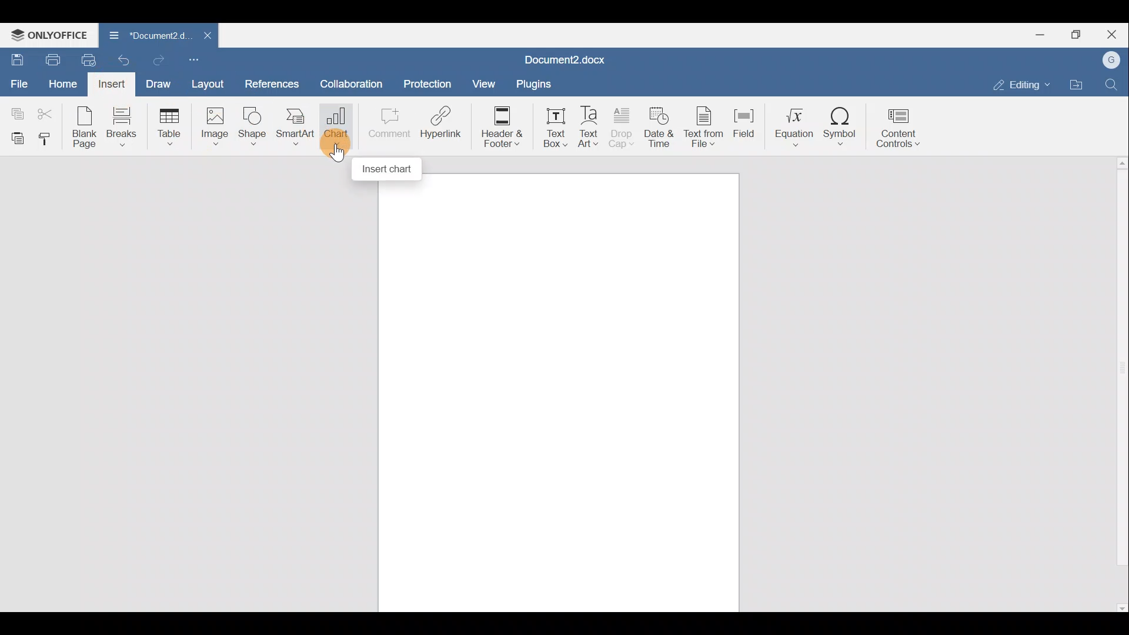  I want to click on Minimize, so click(1044, 34).